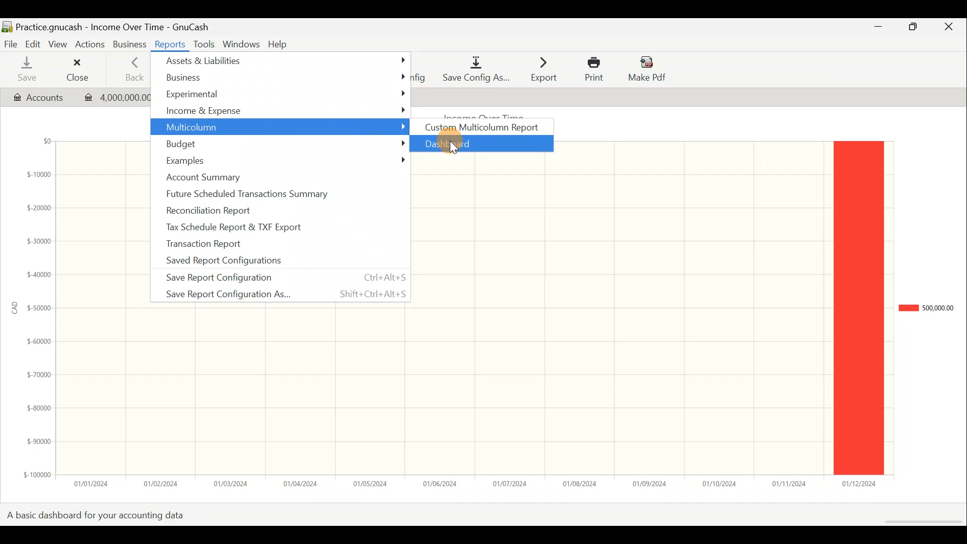 The width and height of the screenshot is (967, 544). Describe the element at coordinates (134, 68) in the screenshot. I see `Back` at that location.